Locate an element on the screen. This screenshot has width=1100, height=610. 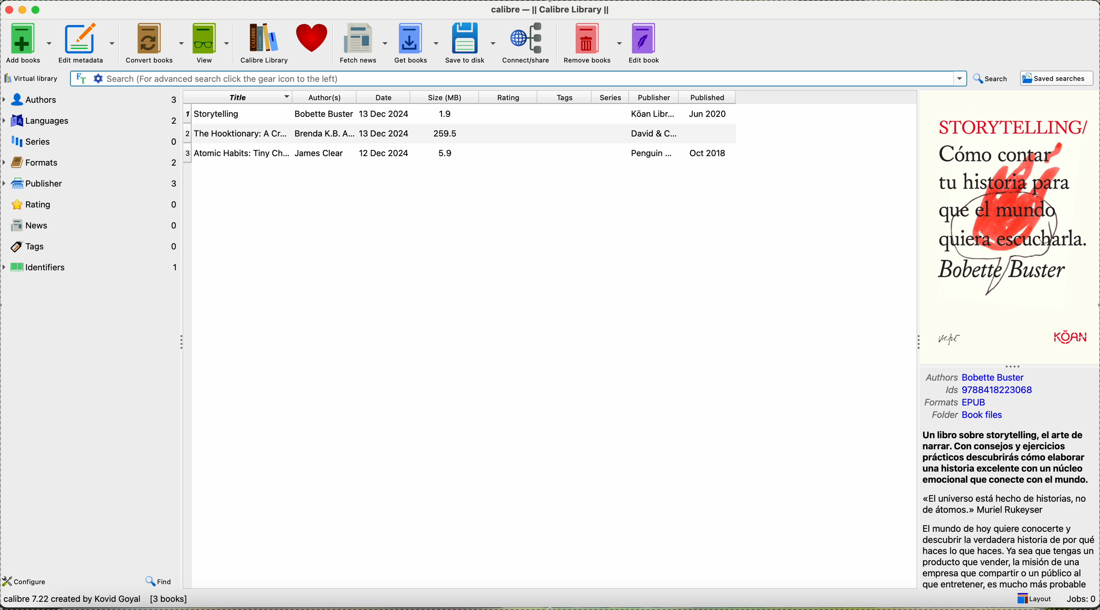
Como contar tu historia para que el mundo quiera escucharla Bobette buster is located at coordinates (1008, 220).